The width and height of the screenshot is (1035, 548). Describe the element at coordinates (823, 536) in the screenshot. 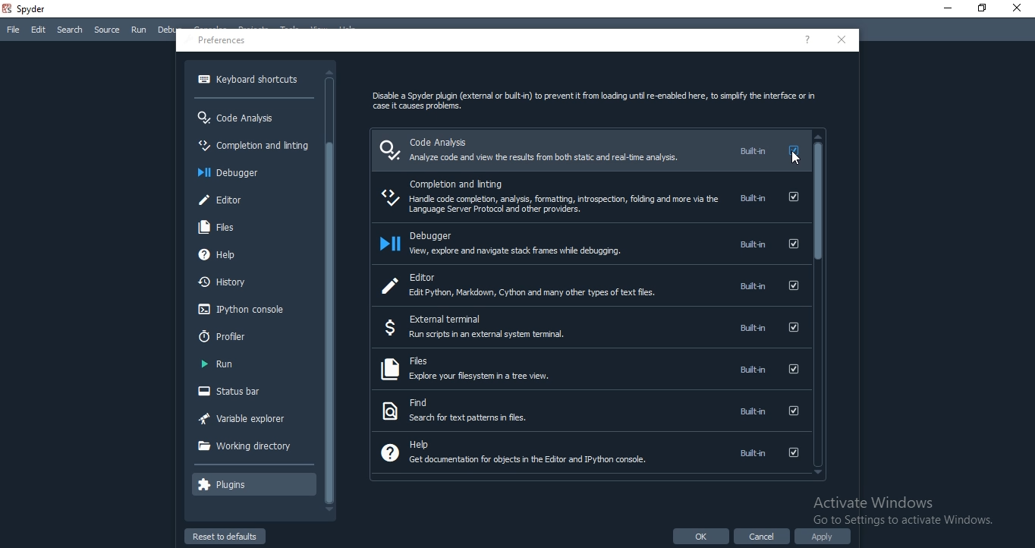

I see `apply` at that location.